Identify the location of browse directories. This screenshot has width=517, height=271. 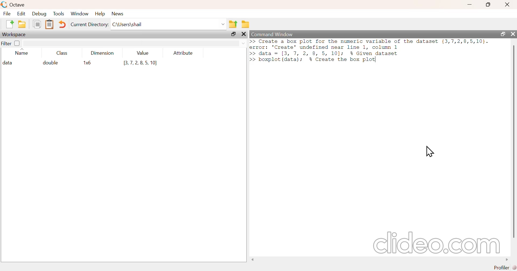
(246, 25).